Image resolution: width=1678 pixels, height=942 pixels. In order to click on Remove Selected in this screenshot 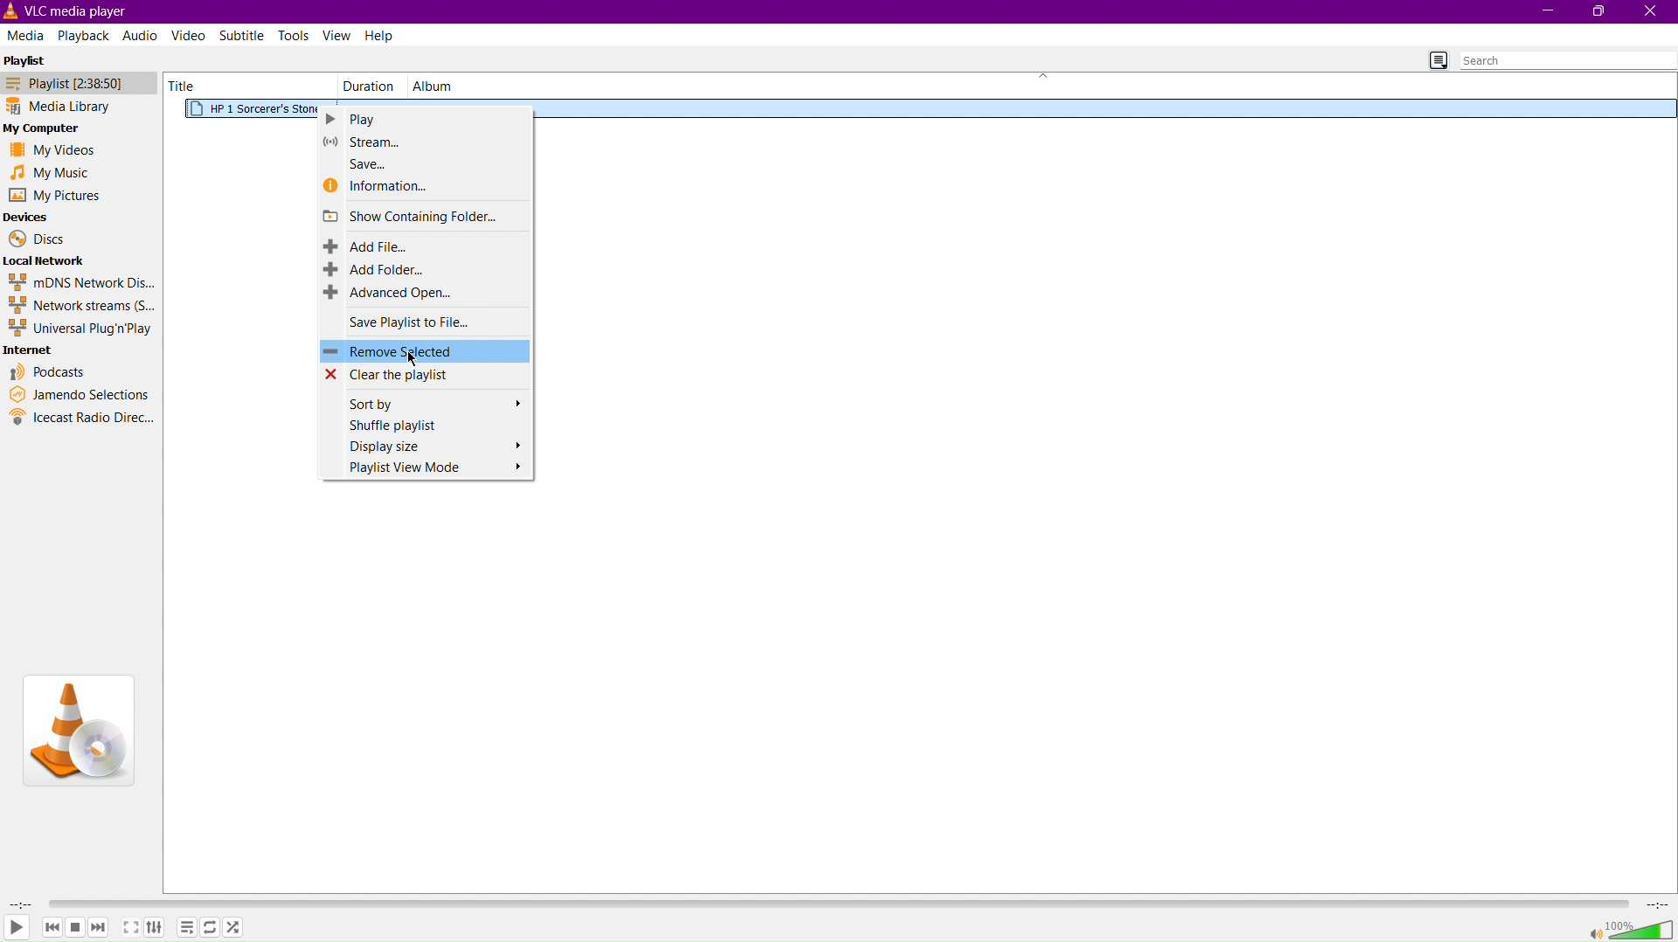, I will do `click(425, 351)`.